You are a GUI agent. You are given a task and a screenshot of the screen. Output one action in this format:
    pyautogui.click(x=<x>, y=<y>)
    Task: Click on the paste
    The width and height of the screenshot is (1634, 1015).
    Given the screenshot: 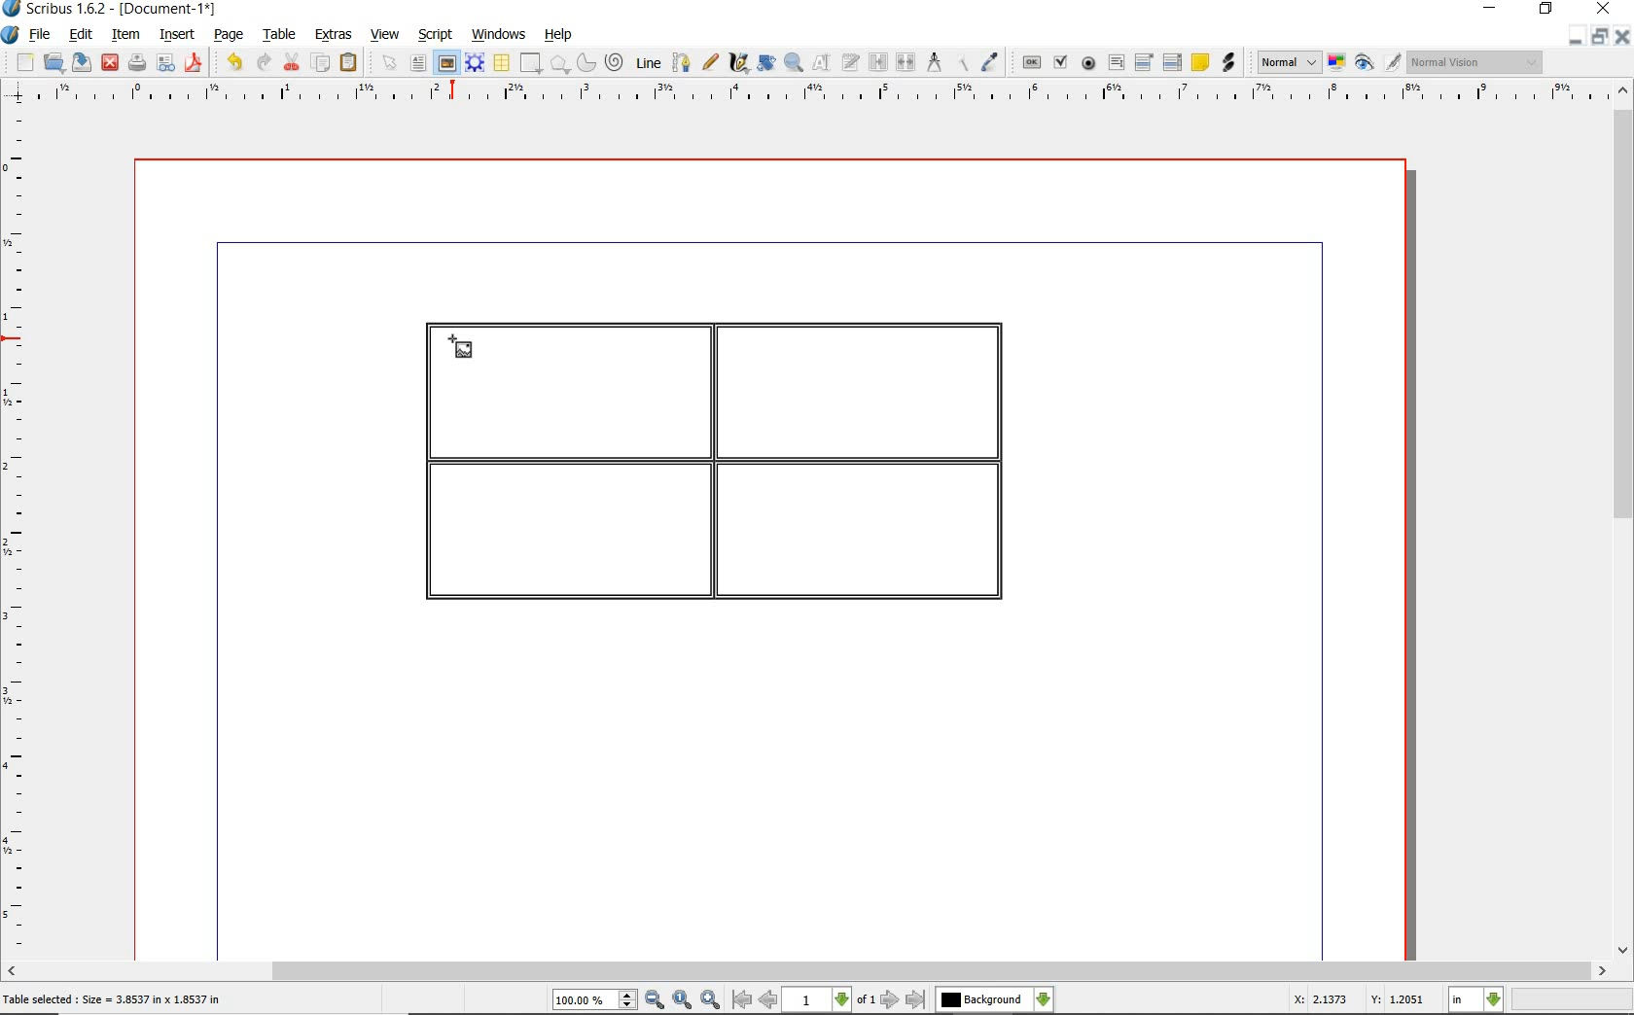 What is the action you would take?
    pyautogui.click(x=348, y=62)
    